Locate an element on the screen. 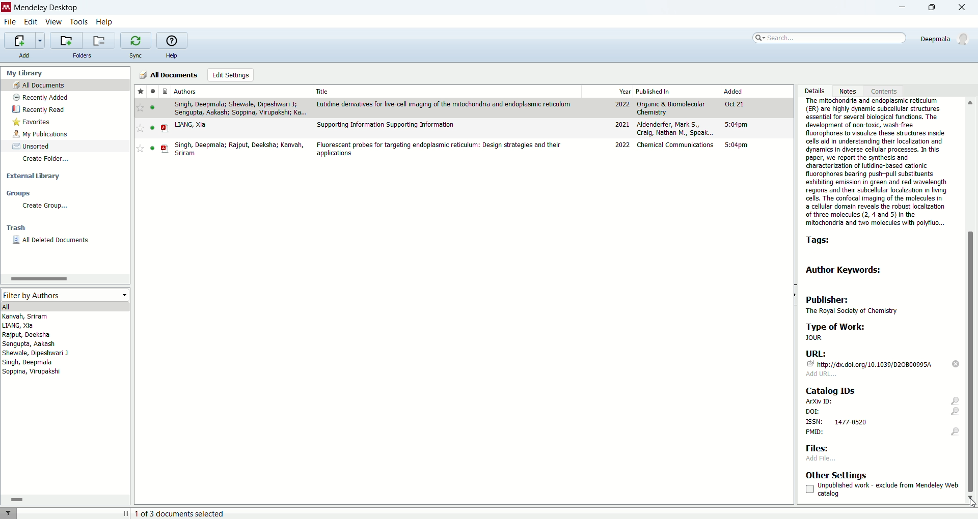 The height and width of the screenshot is (519, 978). Oct 21 is located at coordinates (733, 104).